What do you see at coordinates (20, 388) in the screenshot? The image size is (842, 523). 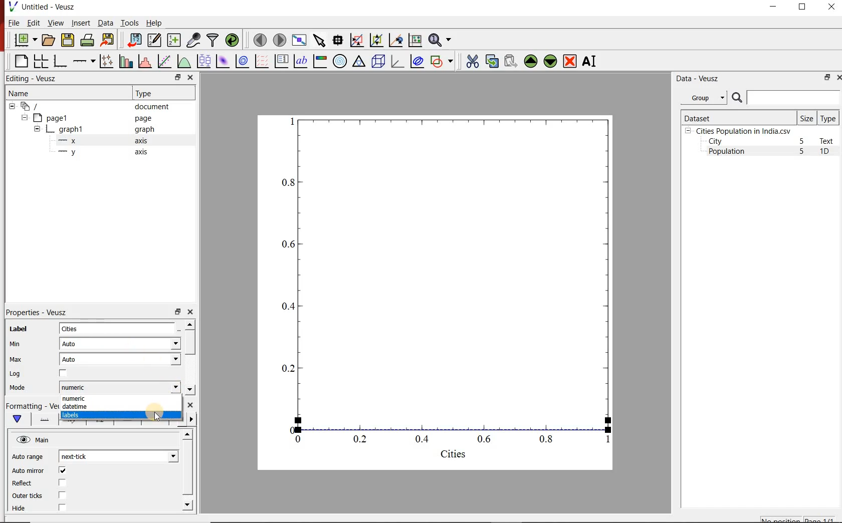 I see `Mode` at bounding box center [20, 388].